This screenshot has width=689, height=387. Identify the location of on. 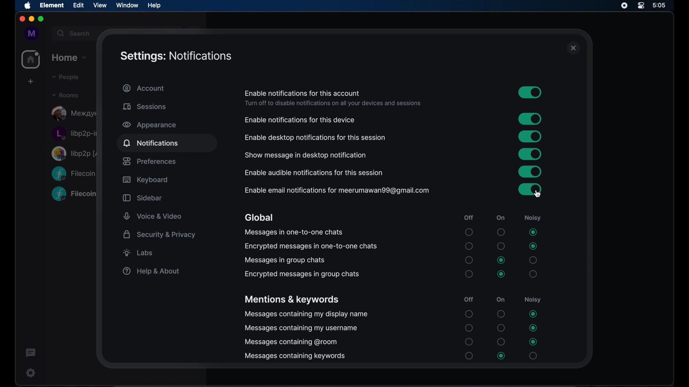
(501, 299).